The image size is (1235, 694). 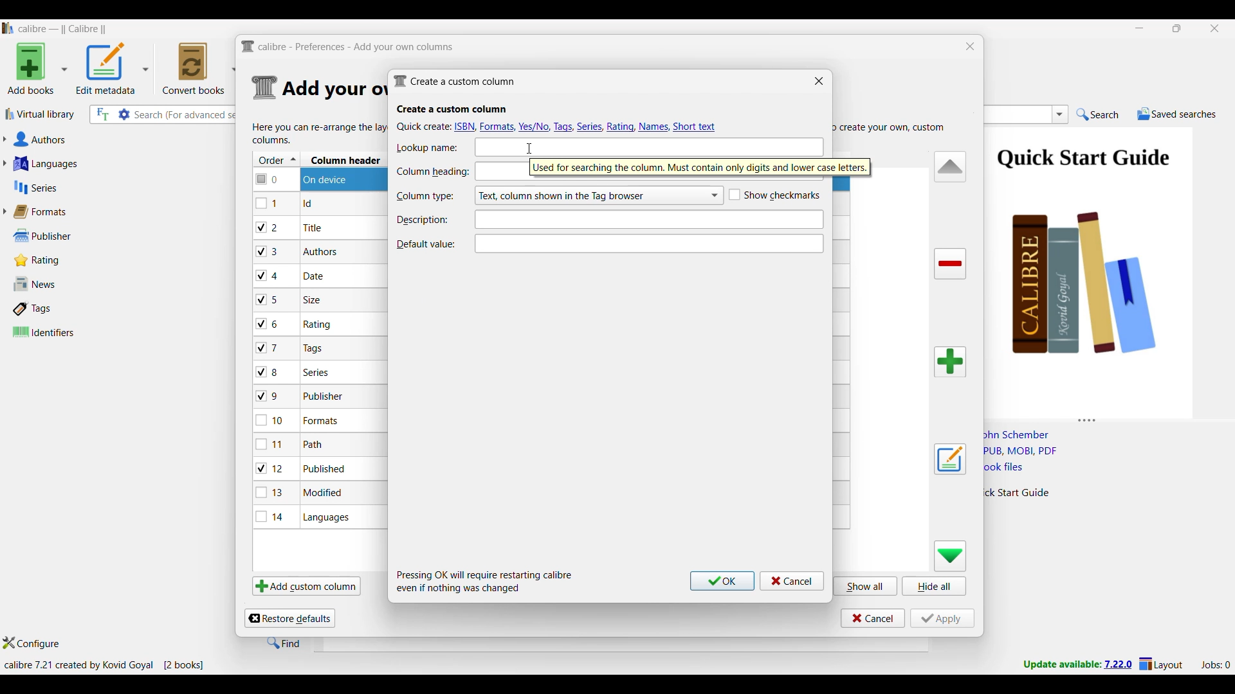 I want to click on checkbox - 0, so click(x=268, y=178).